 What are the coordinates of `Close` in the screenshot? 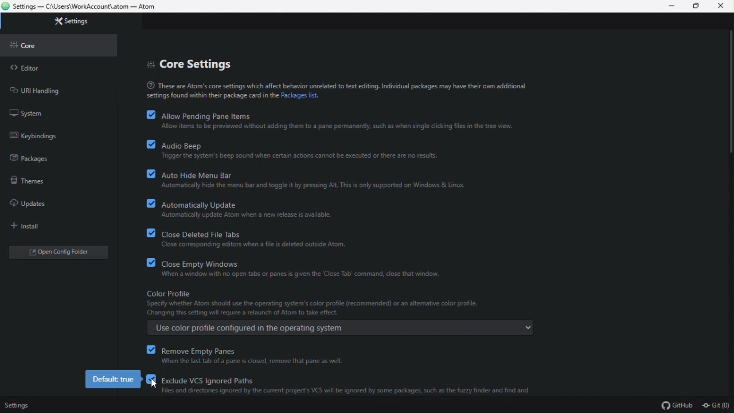 It's located at (724, 7).